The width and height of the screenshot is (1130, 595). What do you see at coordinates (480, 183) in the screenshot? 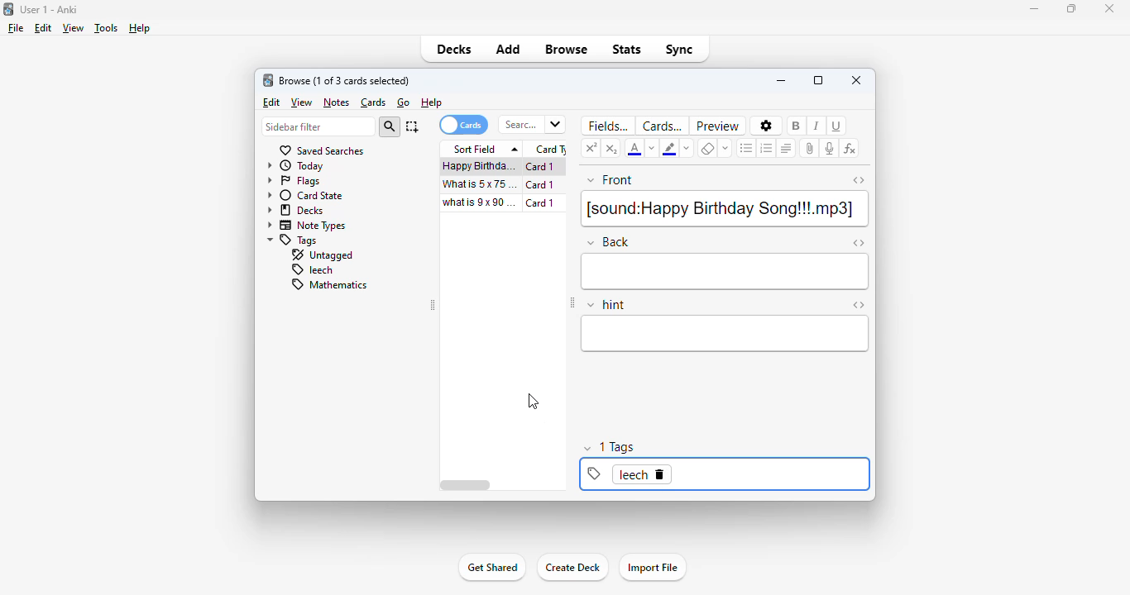
I see `what is 5x75=?` at bounding box center [480, 183].